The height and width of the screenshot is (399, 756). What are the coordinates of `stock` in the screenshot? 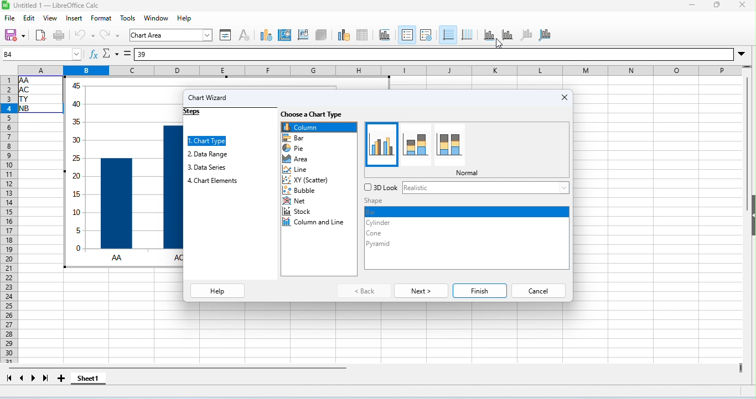 It's located at (298, 212).